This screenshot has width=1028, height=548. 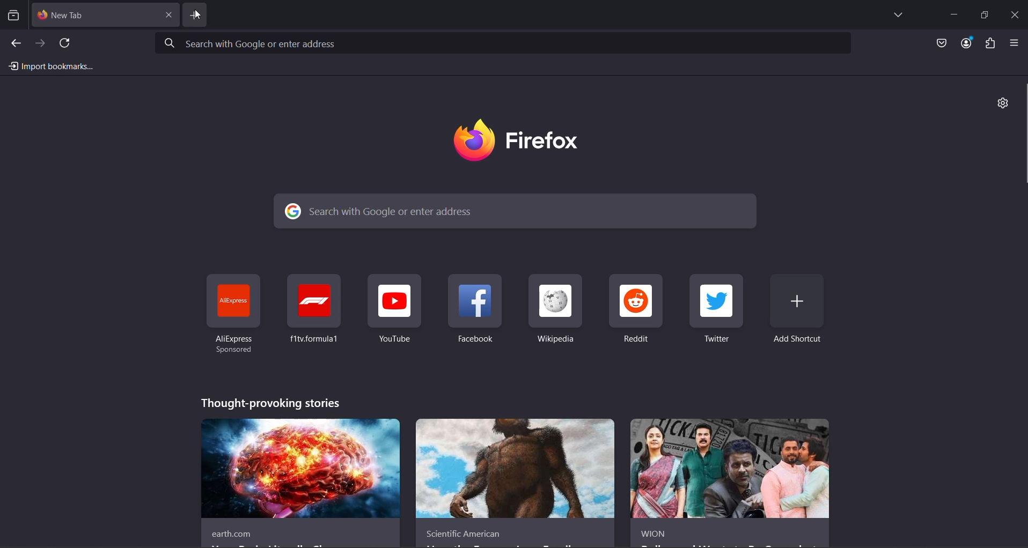 What do you see at coordinates (66, 43) in the screenshot?
I see `reload current page` at bounding box center [66, 43].